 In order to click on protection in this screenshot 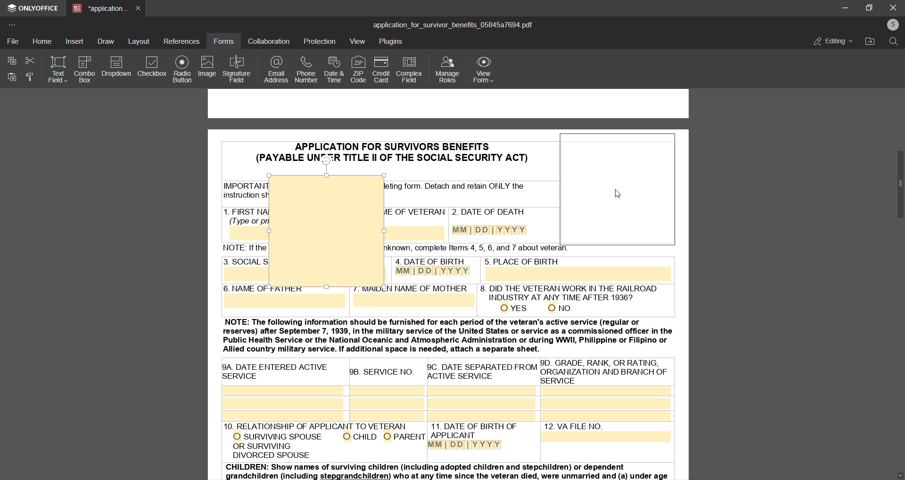, I will do `click(320, 41)`.